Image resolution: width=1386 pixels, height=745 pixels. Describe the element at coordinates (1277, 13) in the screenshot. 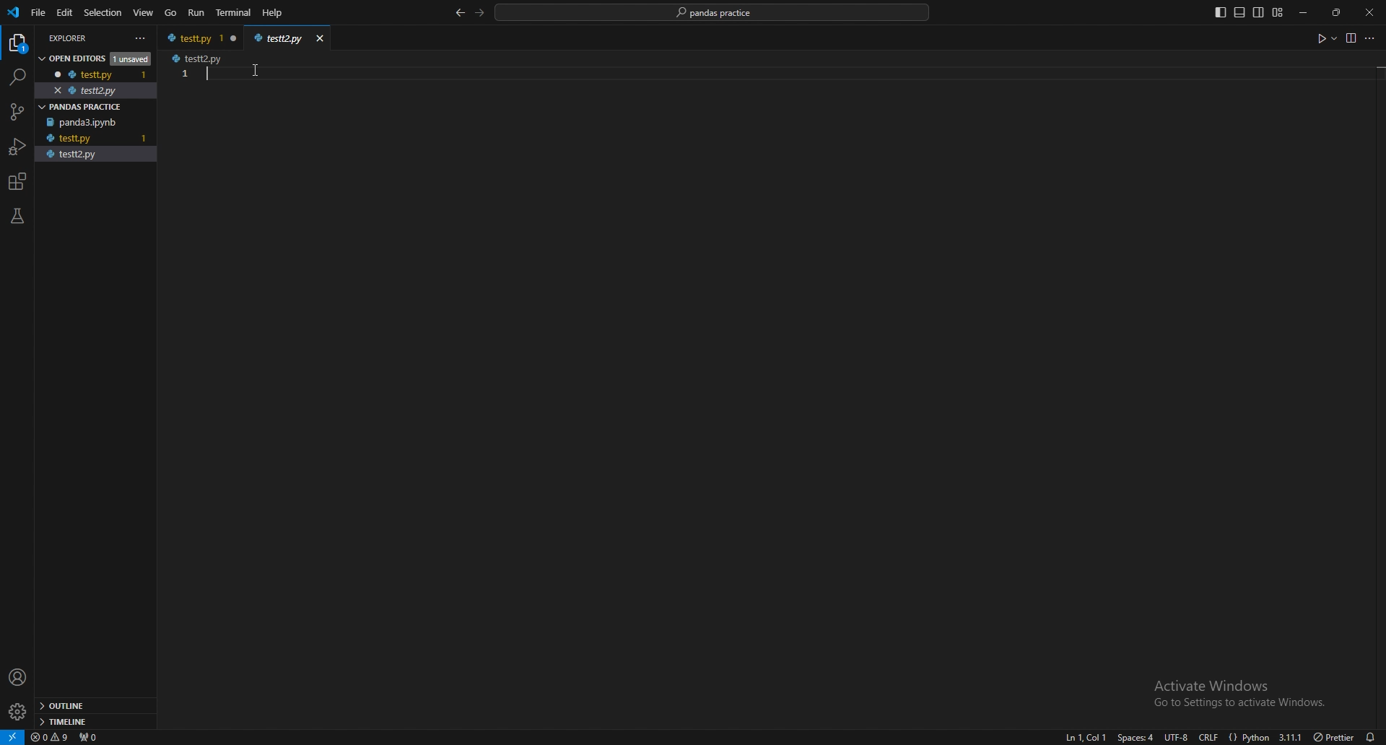

I see `customize layout` at that location.